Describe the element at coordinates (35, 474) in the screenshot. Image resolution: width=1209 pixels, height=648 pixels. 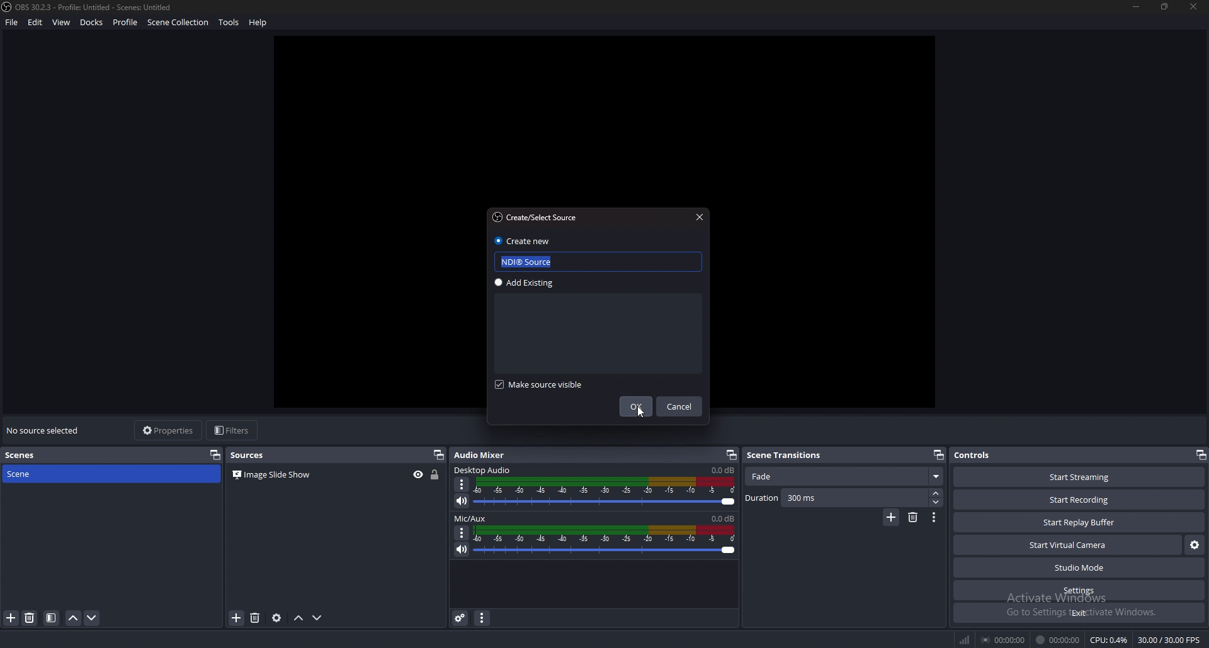
I see `scene` at that location.